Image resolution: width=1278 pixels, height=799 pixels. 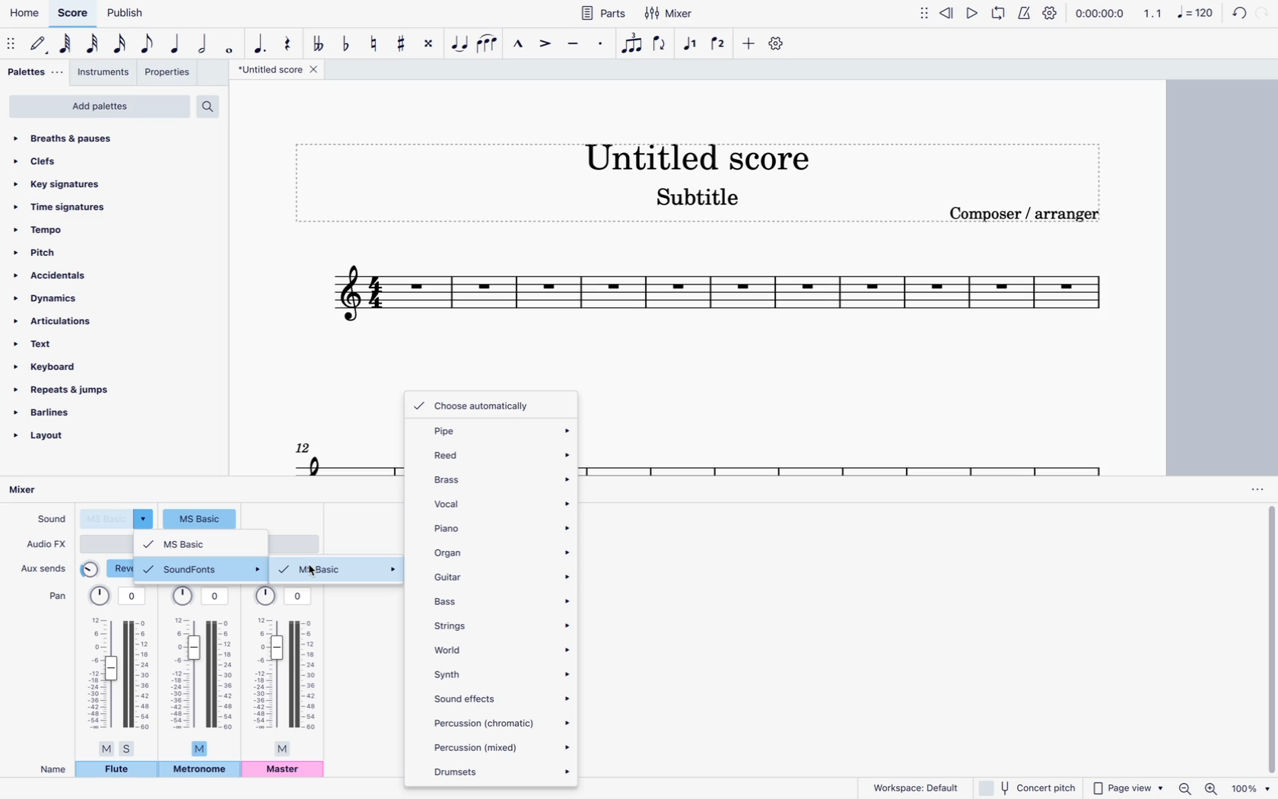 I want to click on 64th note, so click(x=67, y=44).